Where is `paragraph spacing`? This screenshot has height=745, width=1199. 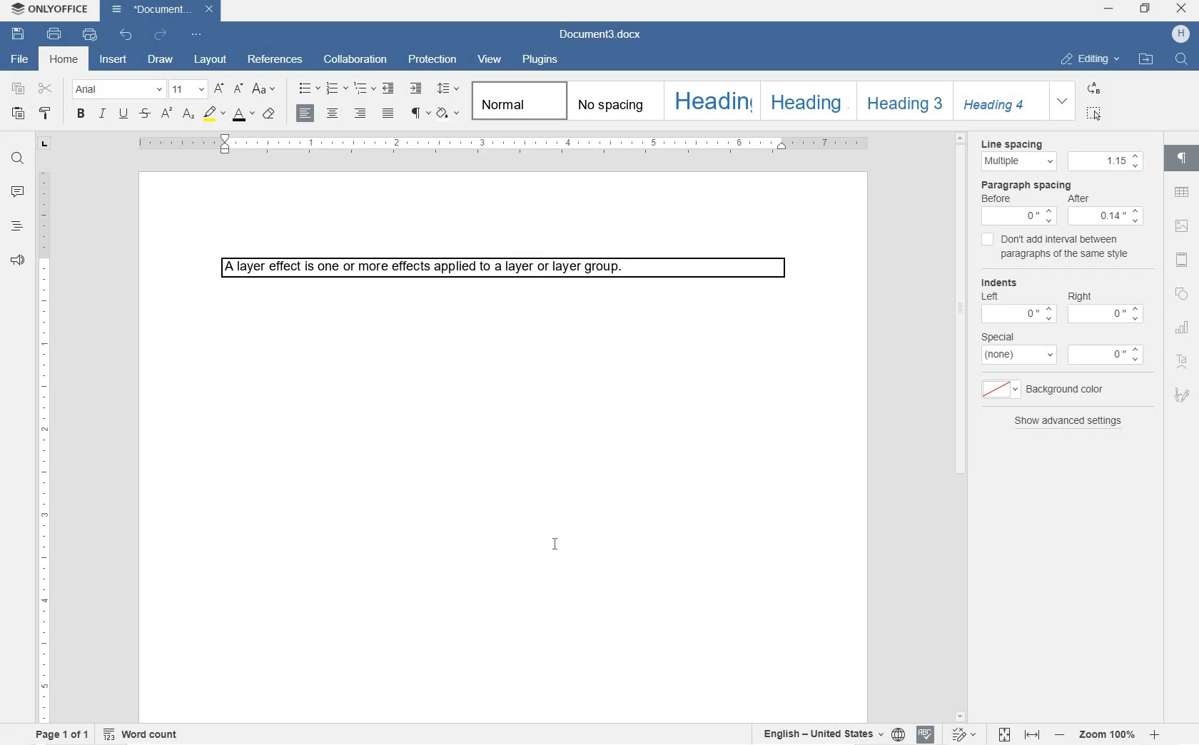 paragraph spacing is located at coordinates (1063, 184).